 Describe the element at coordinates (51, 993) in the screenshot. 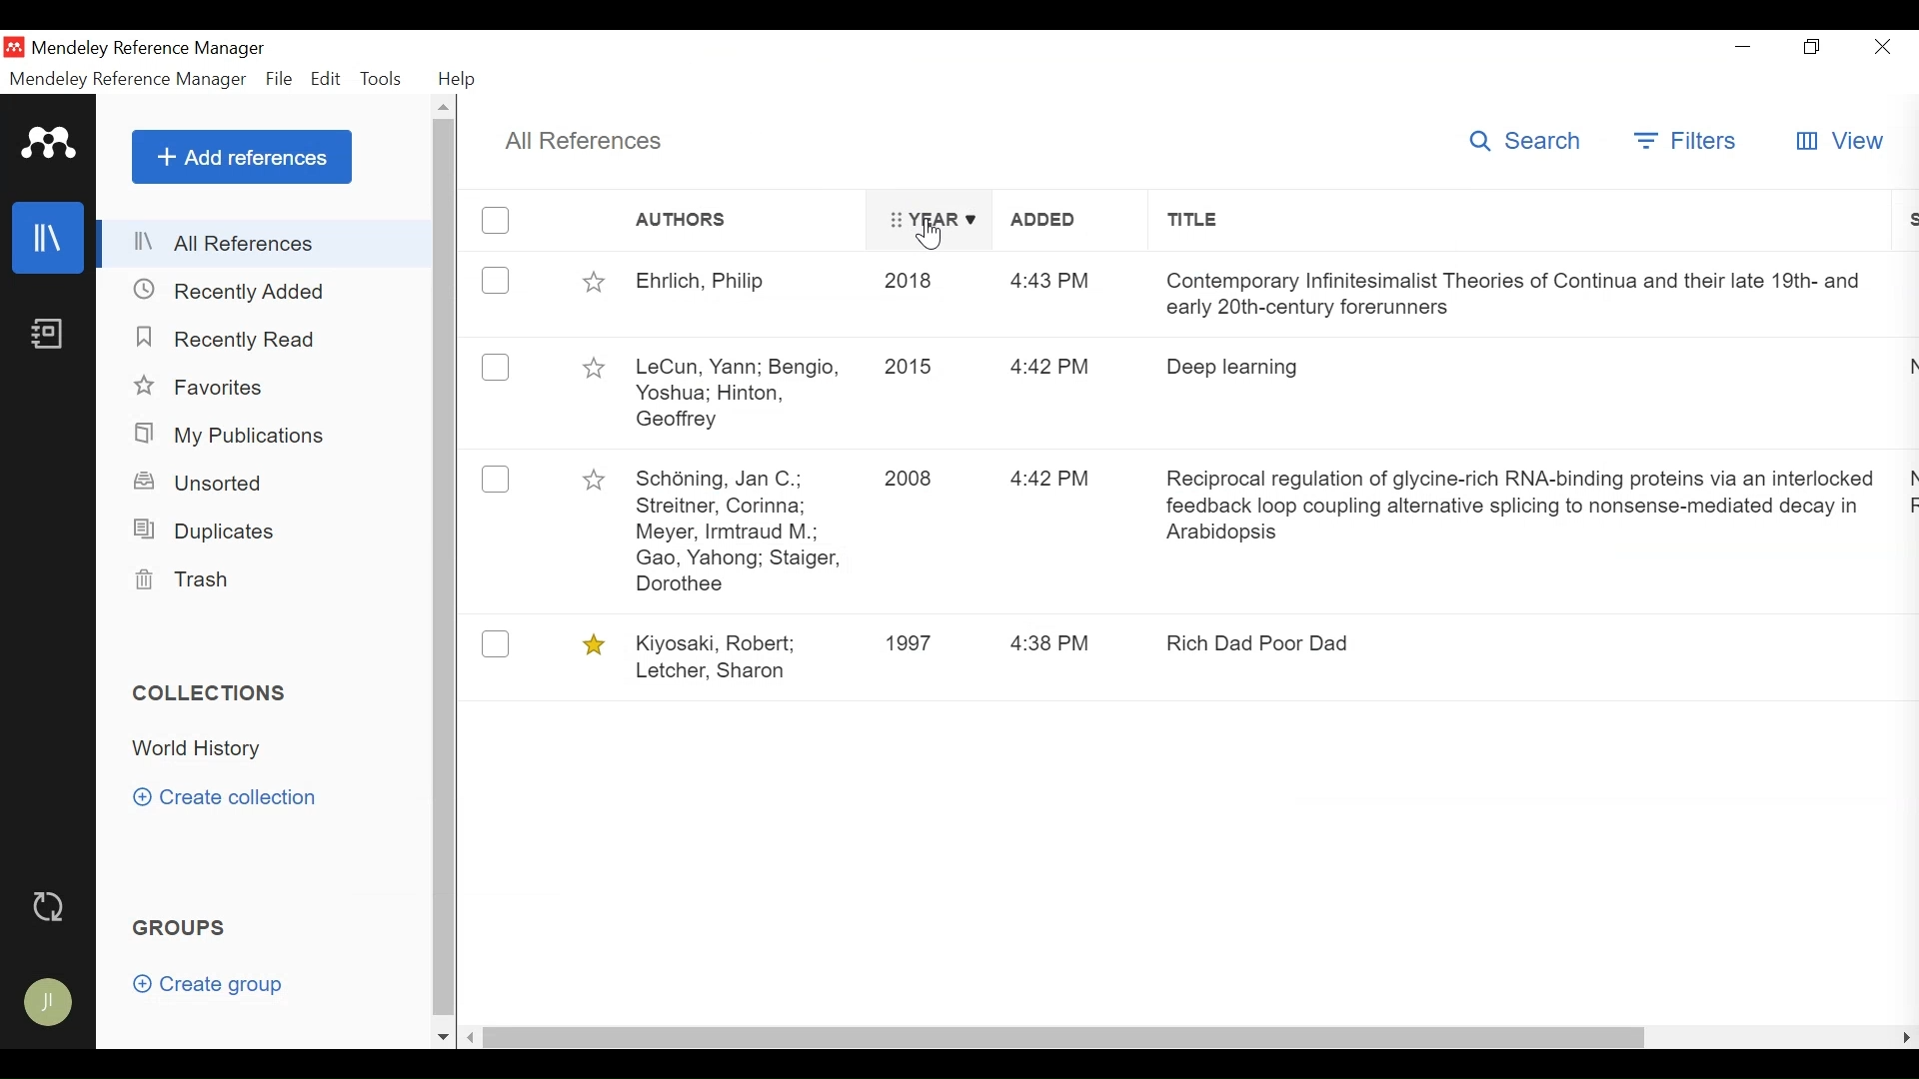

I see `Avatar` at that location.